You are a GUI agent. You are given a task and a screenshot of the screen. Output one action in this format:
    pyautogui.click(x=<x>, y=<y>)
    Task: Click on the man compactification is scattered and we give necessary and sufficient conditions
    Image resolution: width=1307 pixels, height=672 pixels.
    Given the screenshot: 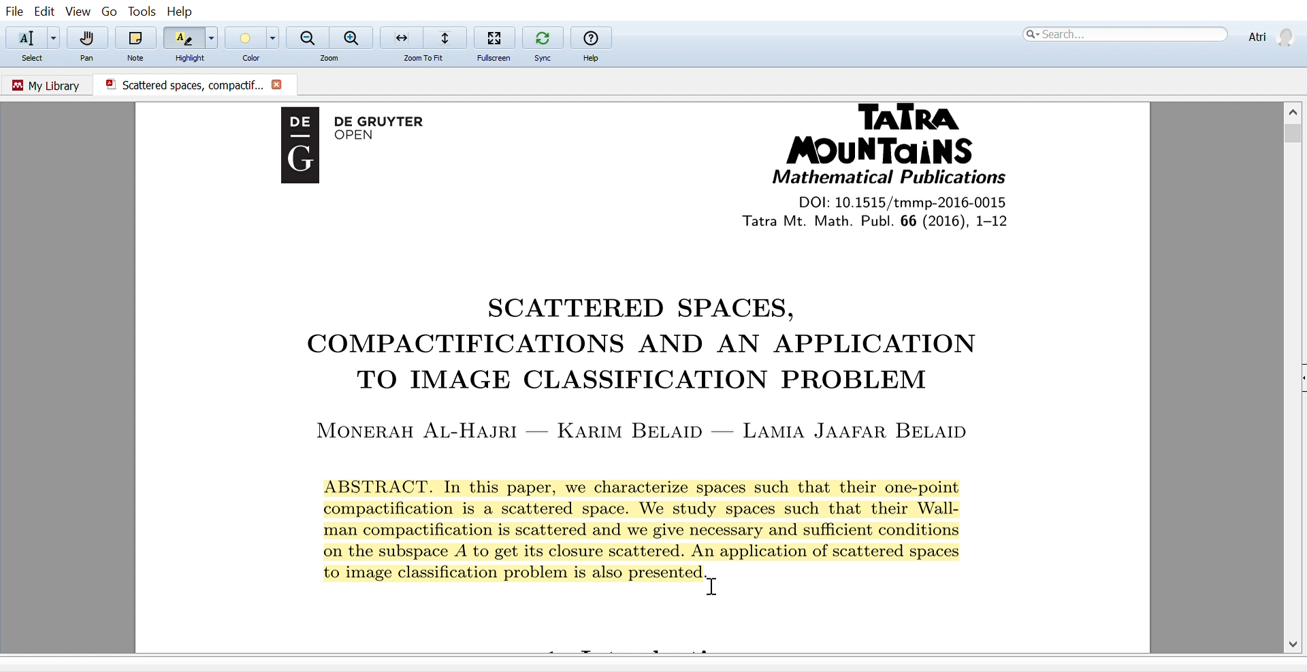 What is the action you would take?
    pyautogui.click(x=658, y=533)
    